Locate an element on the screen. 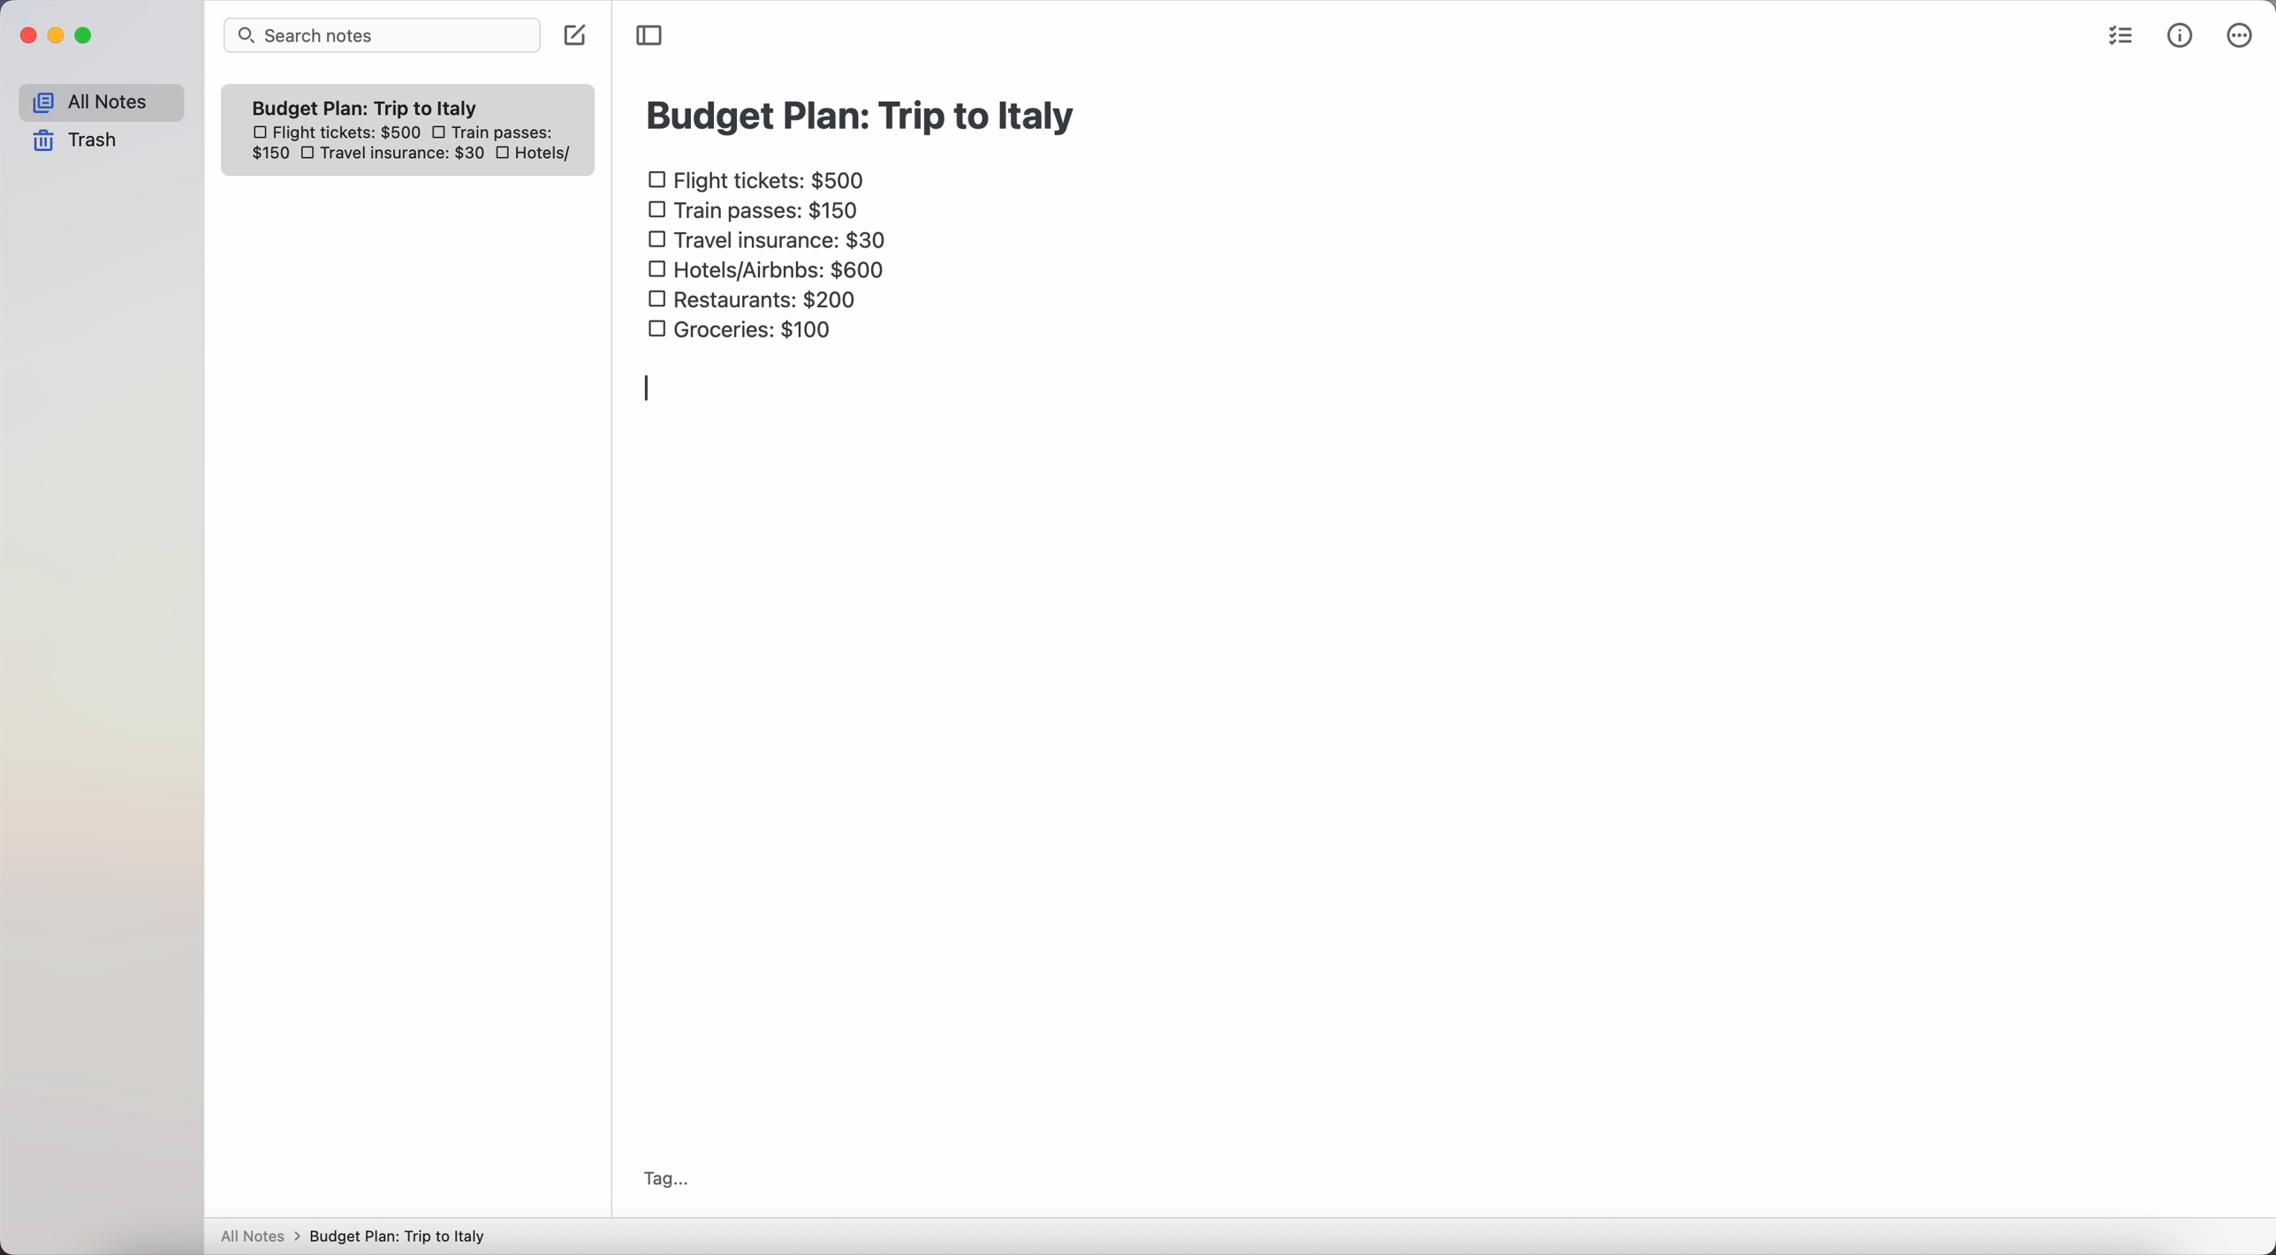 Image resolution: width=2276 pixels, height=1255 pixels. all notes is located at coordinates (100, 102).